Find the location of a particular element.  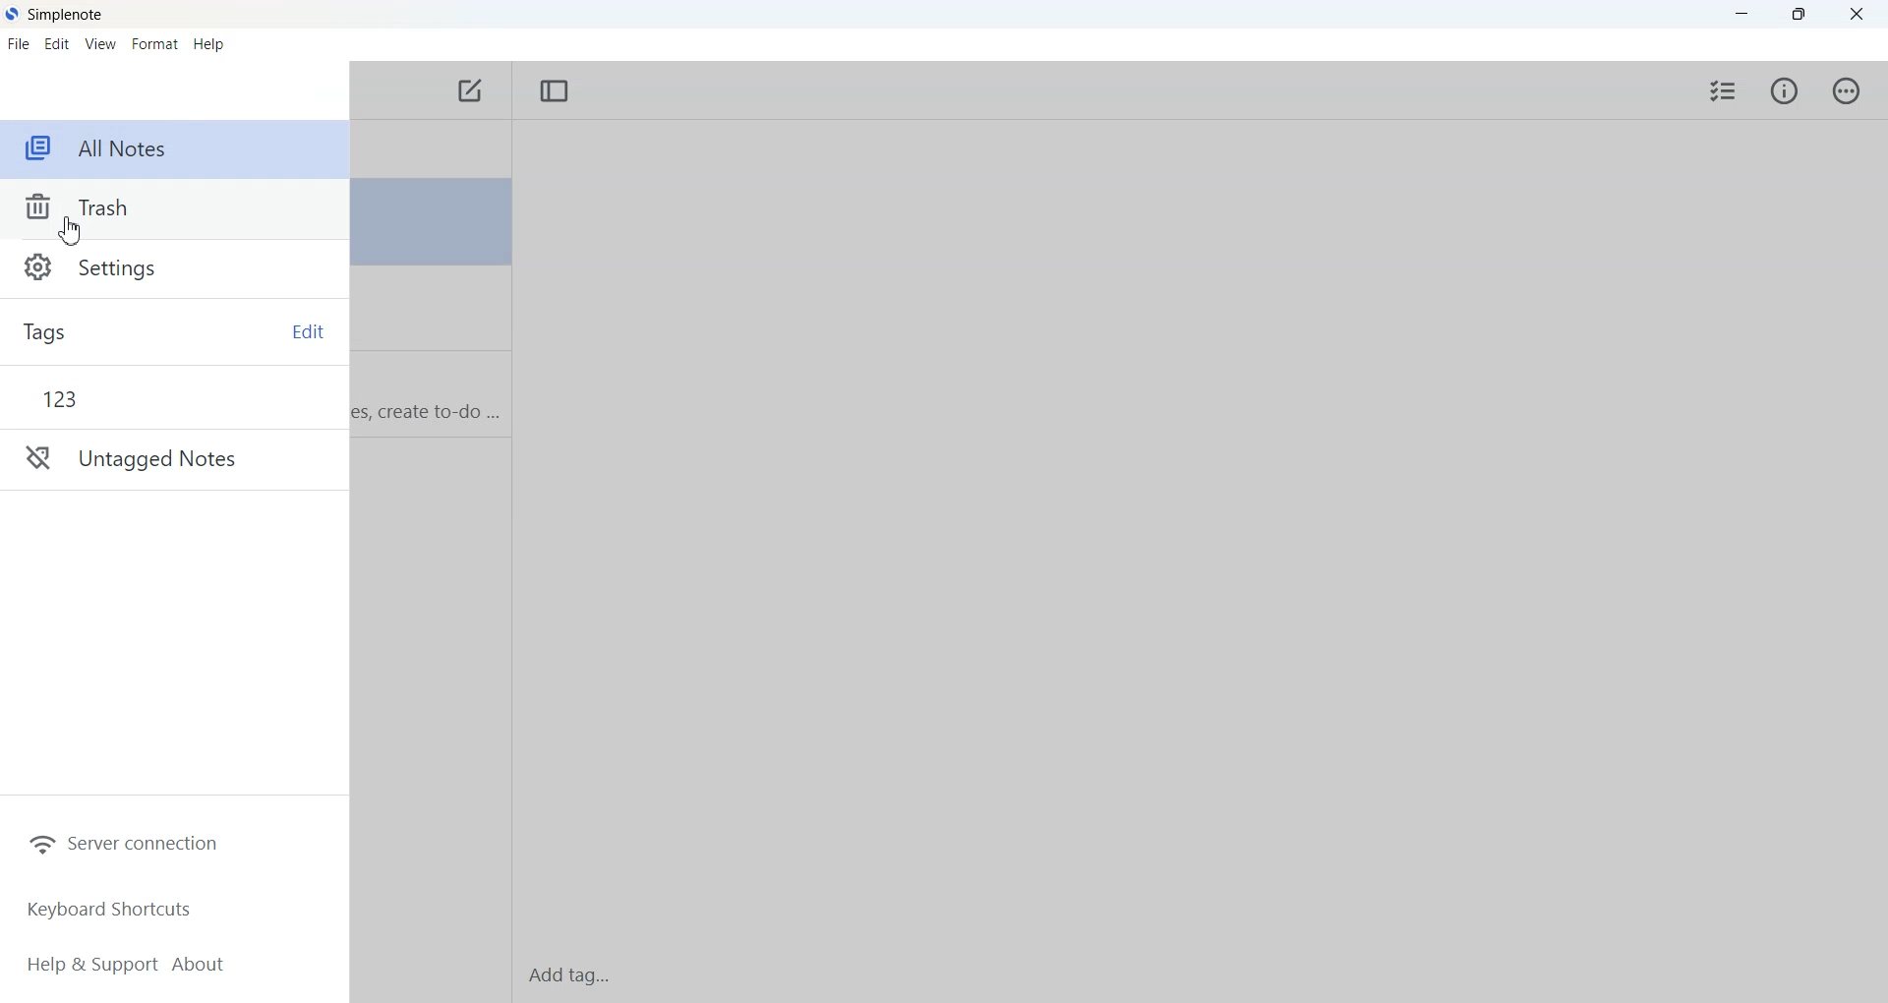

Settings is located at coordinates (175, 268).